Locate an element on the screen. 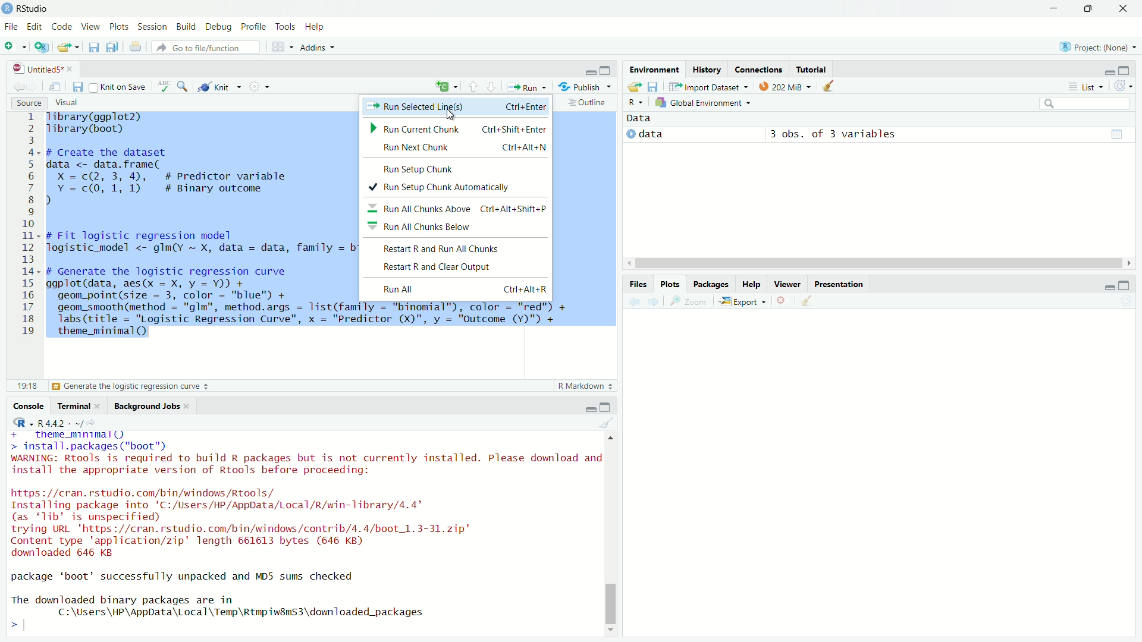 The height and width of the screenshot is (642, 1142). Visual is located at coordinates (66, 102).